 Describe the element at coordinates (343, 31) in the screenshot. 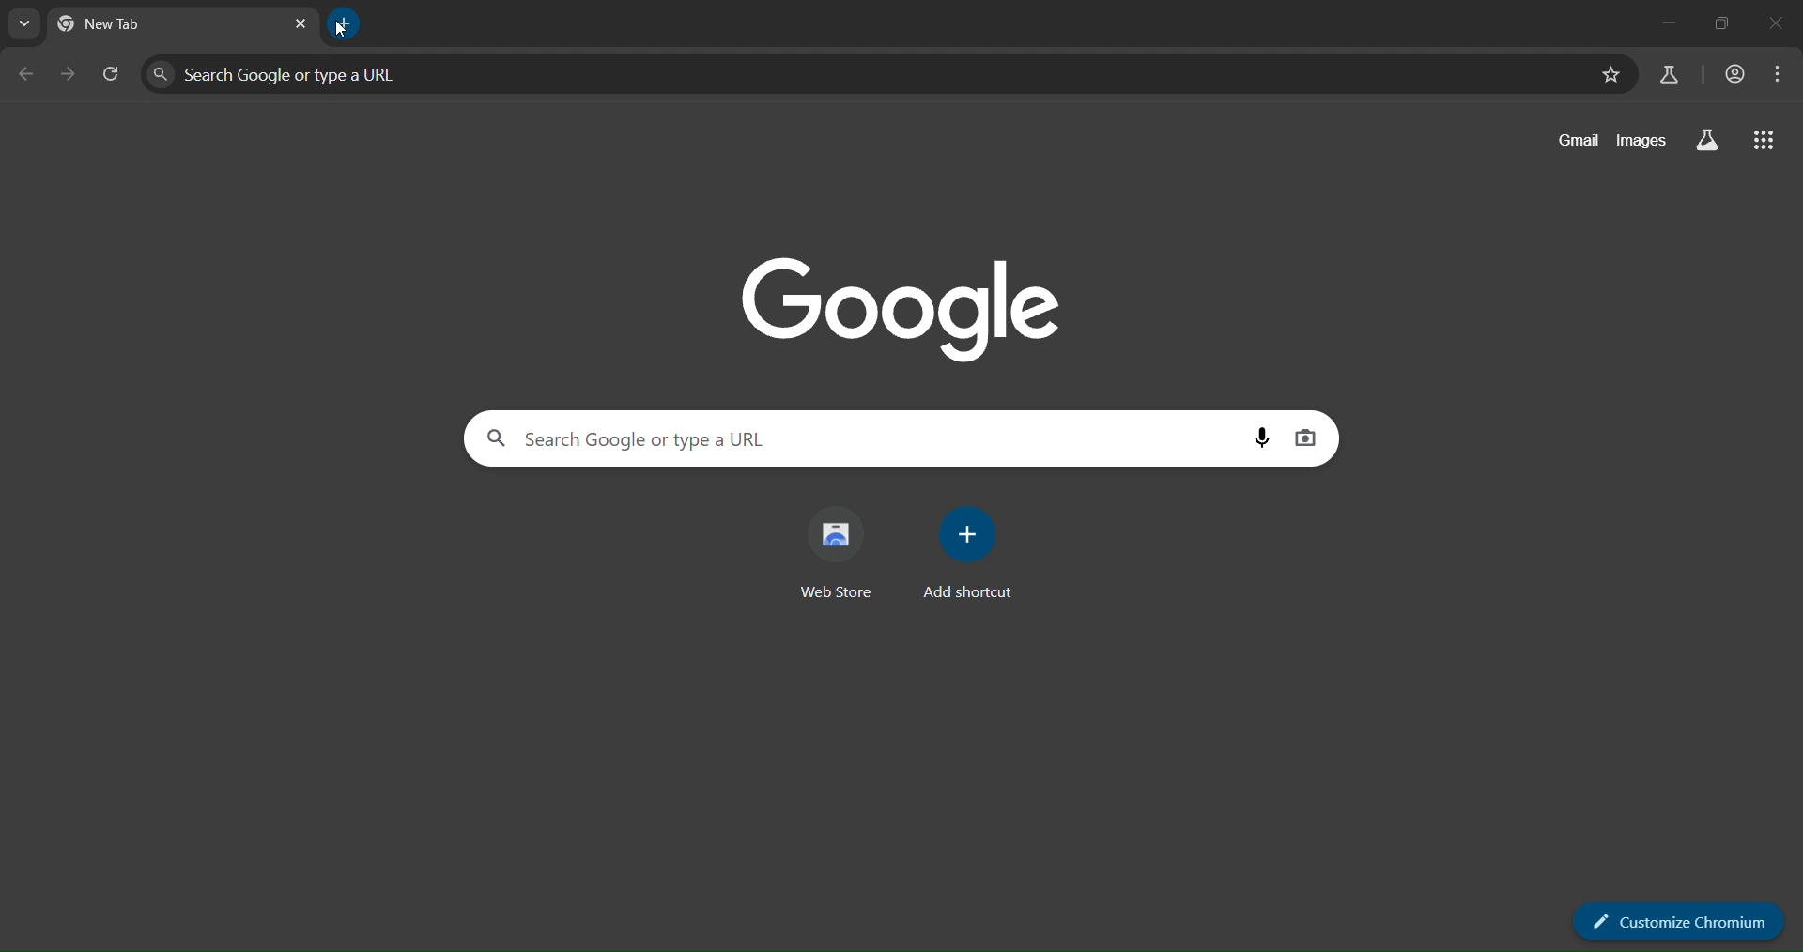

I see `cursor` at that location.